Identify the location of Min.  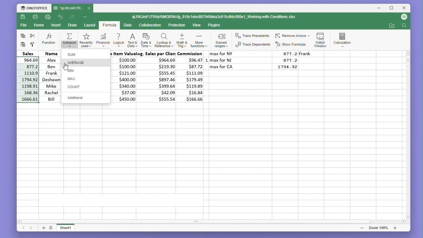
(86, 71).